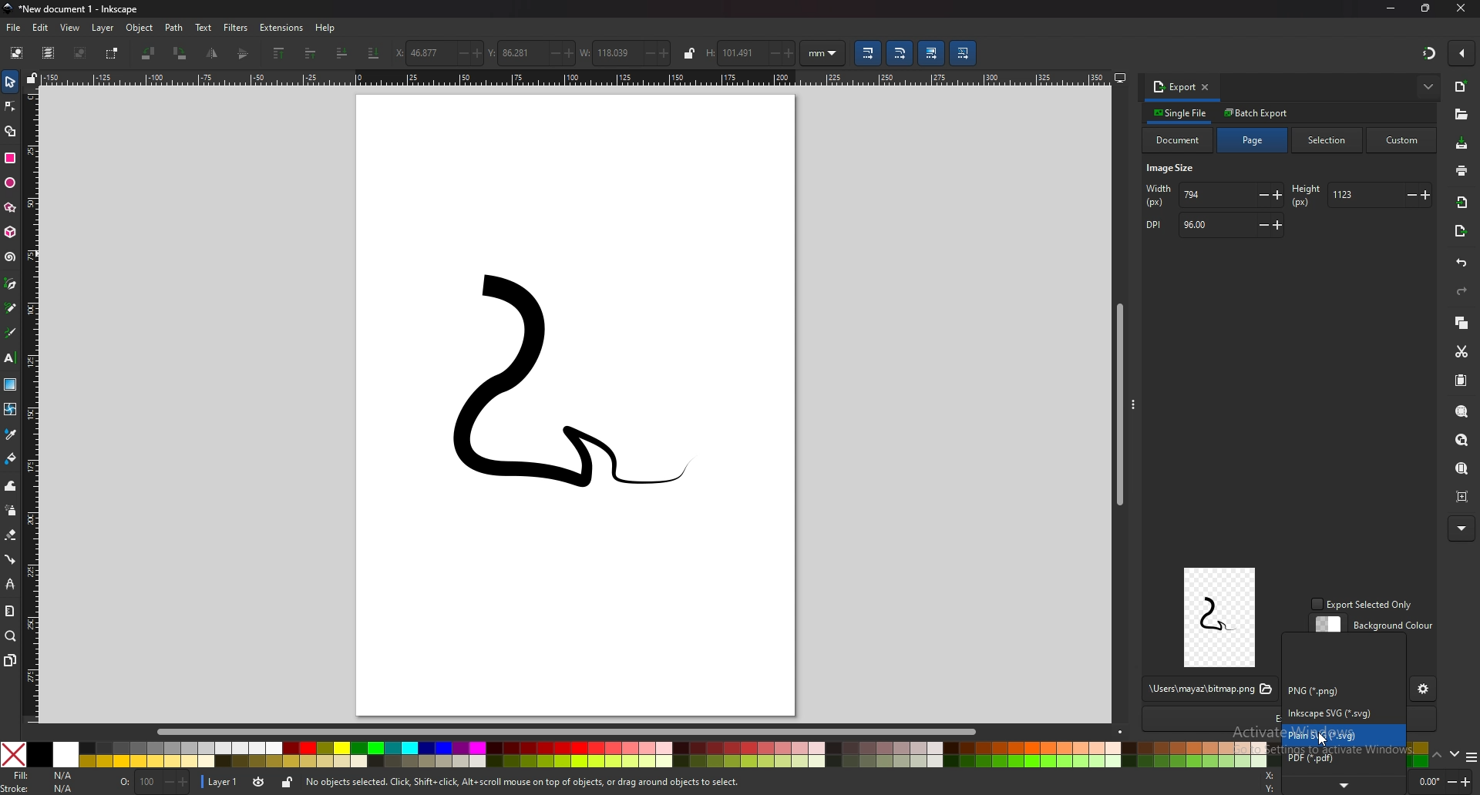 The width and height of the screenshot is (1480, 795). Describe the element at coordinates (1424, 690) in the screenshot. I see `settings` at that location.